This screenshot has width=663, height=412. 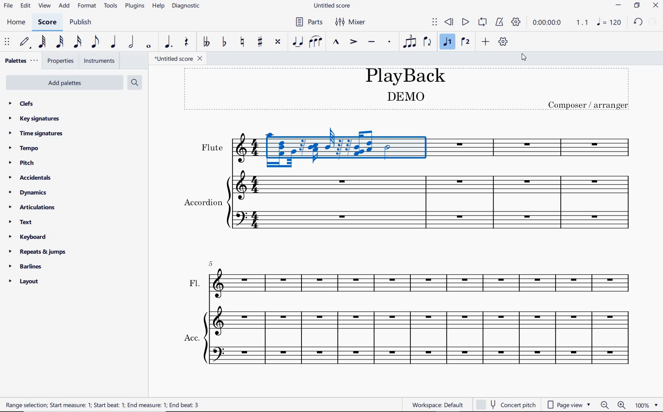 I want to click on add, so click(x=64, y=5).